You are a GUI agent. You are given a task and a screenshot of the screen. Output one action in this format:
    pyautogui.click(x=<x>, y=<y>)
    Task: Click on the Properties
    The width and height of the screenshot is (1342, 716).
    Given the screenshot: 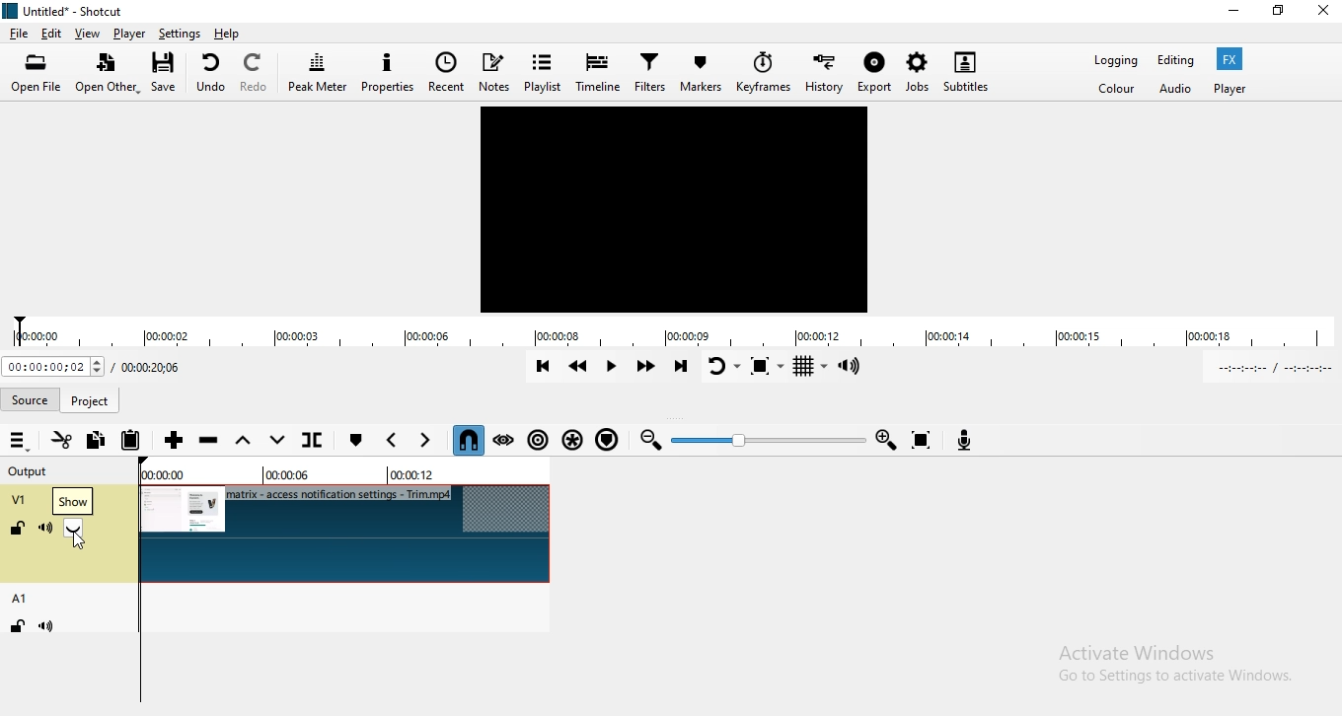 What is the action you would take?
    pyautogui.click(x=391, y=73)
    